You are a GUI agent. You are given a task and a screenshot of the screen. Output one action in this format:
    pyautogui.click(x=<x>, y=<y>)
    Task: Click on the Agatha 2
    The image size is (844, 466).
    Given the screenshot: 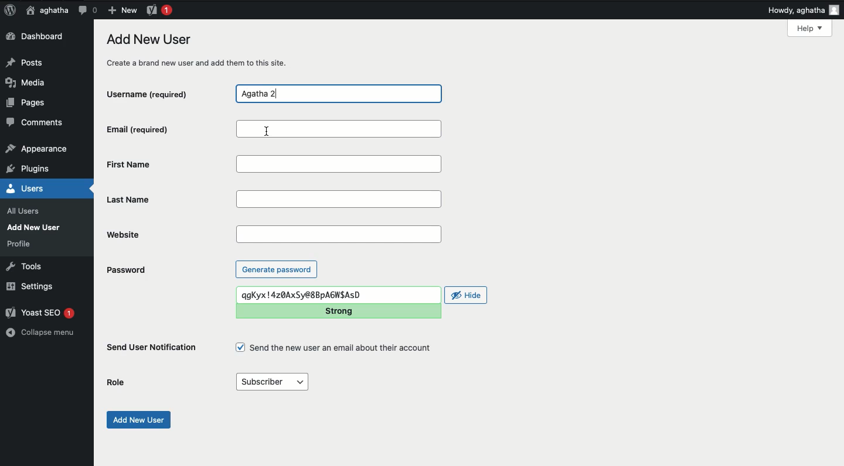 What is the action you would take?
    pyautogui.click(x=338, y=94)
    